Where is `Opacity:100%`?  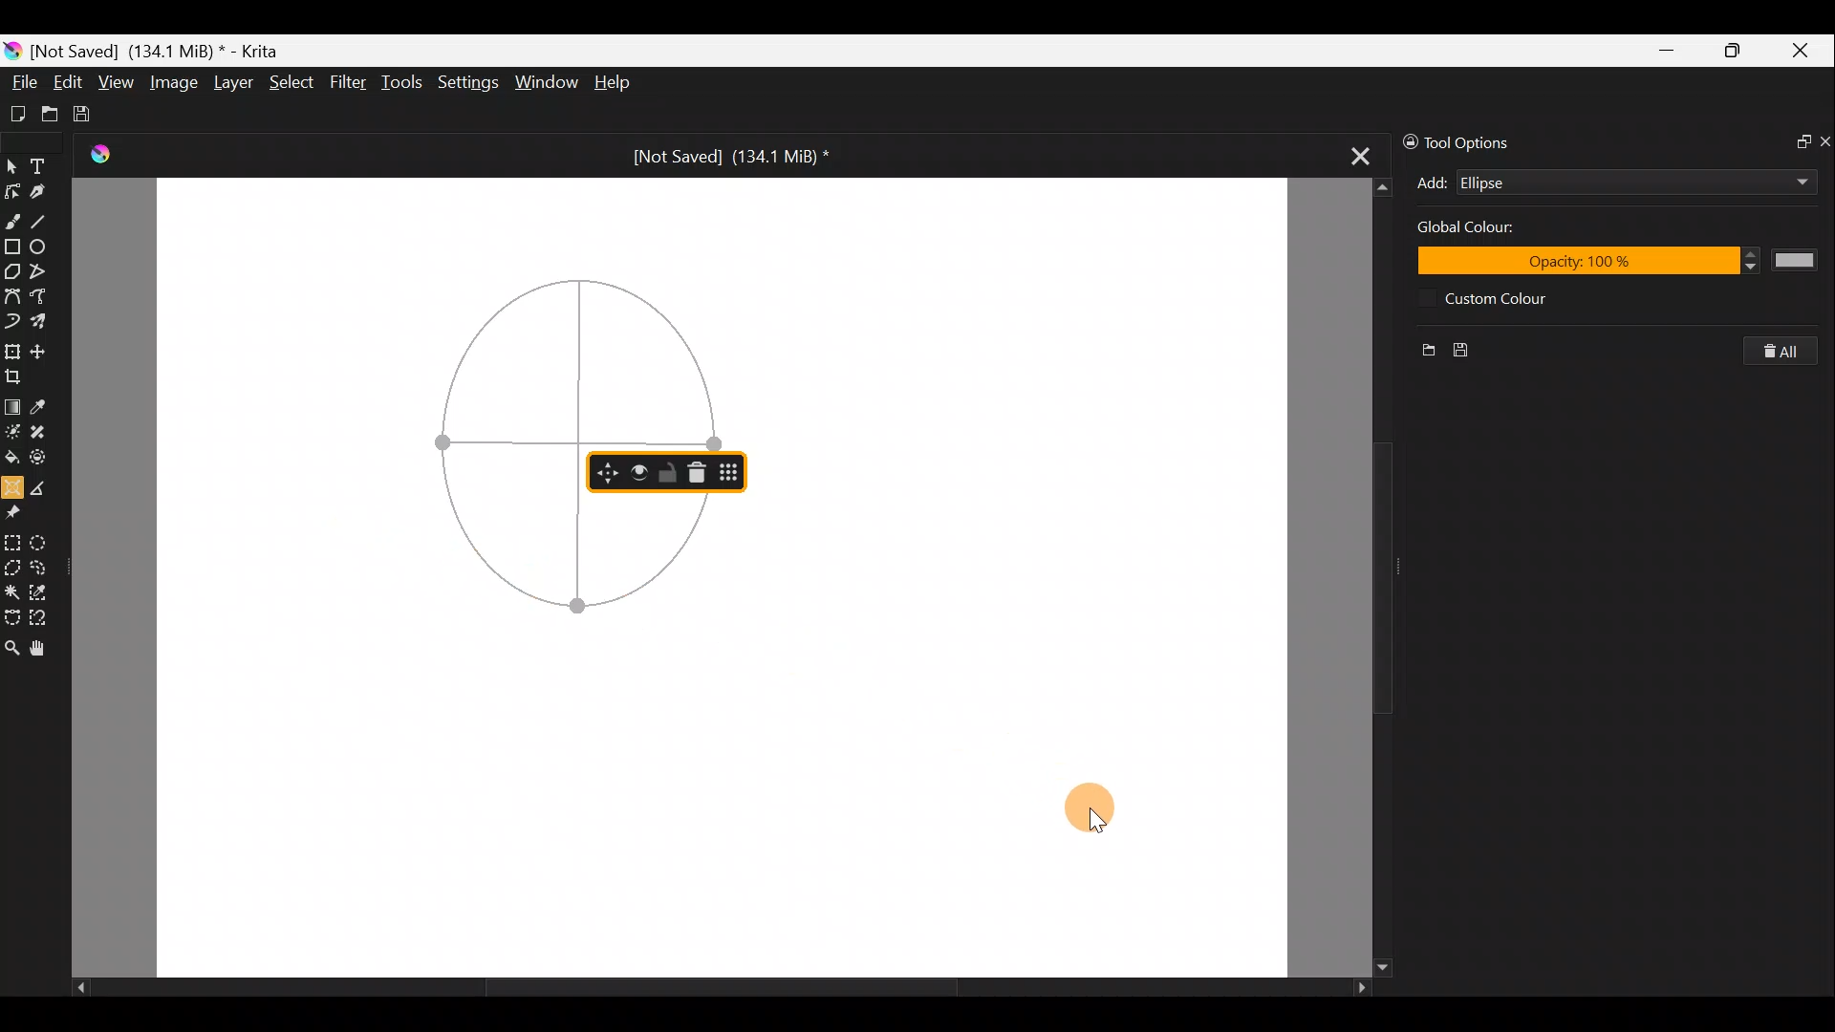
Opacity:100% is located at coordinates (1627, 261).